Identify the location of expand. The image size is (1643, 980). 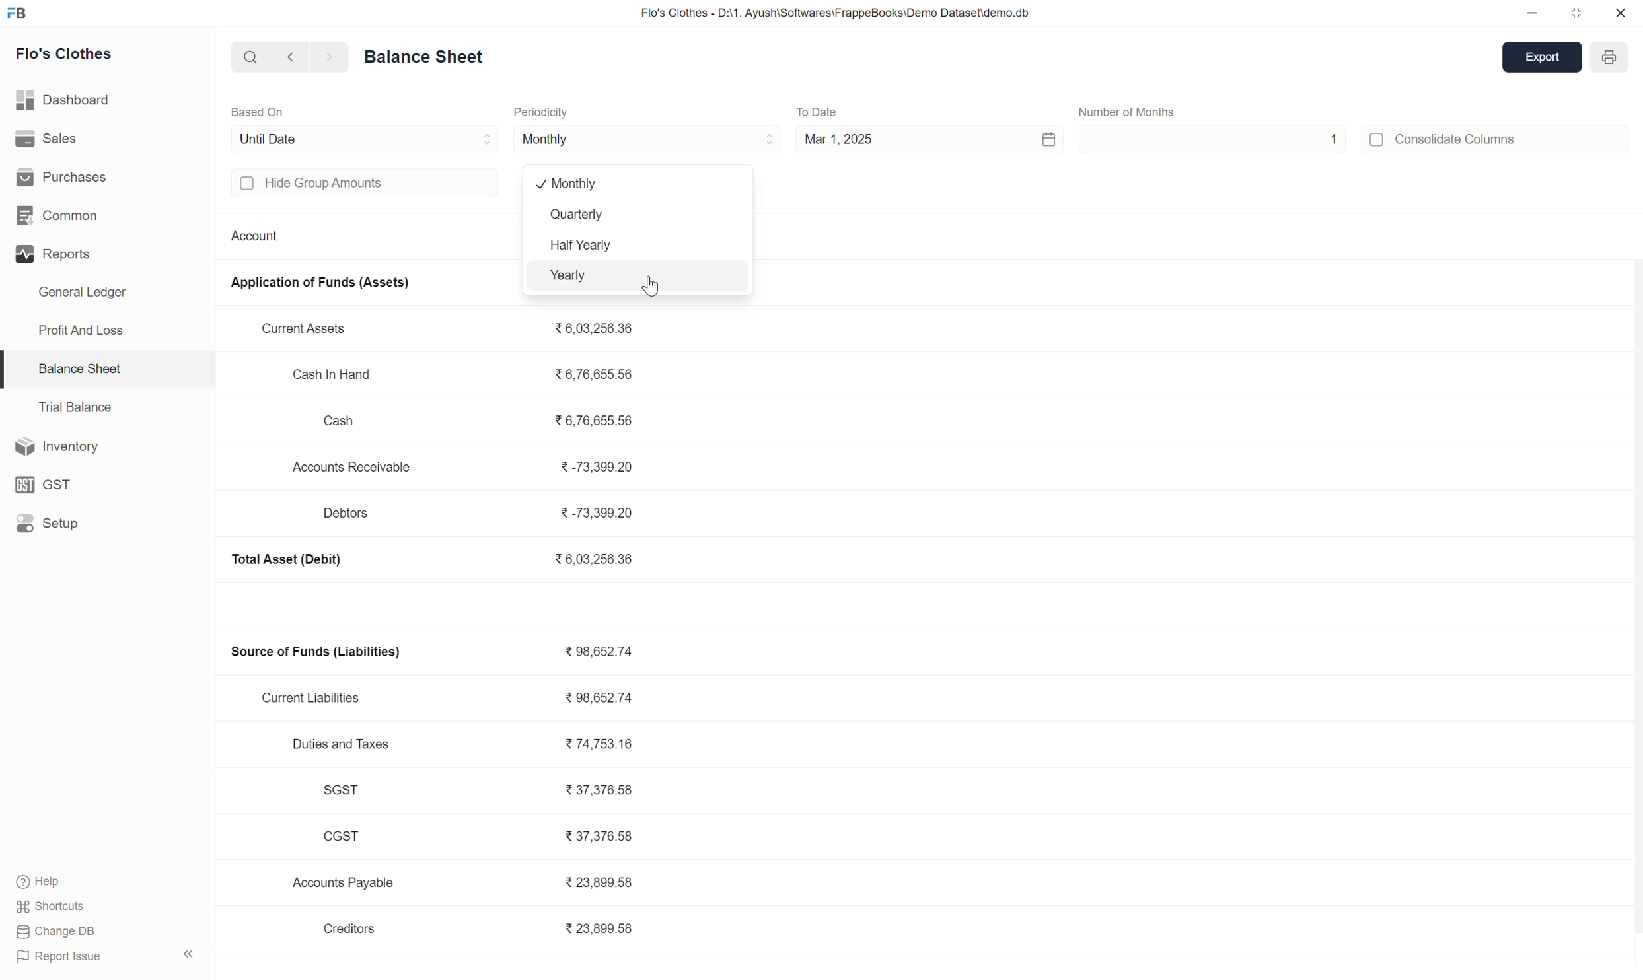
(188, 951).